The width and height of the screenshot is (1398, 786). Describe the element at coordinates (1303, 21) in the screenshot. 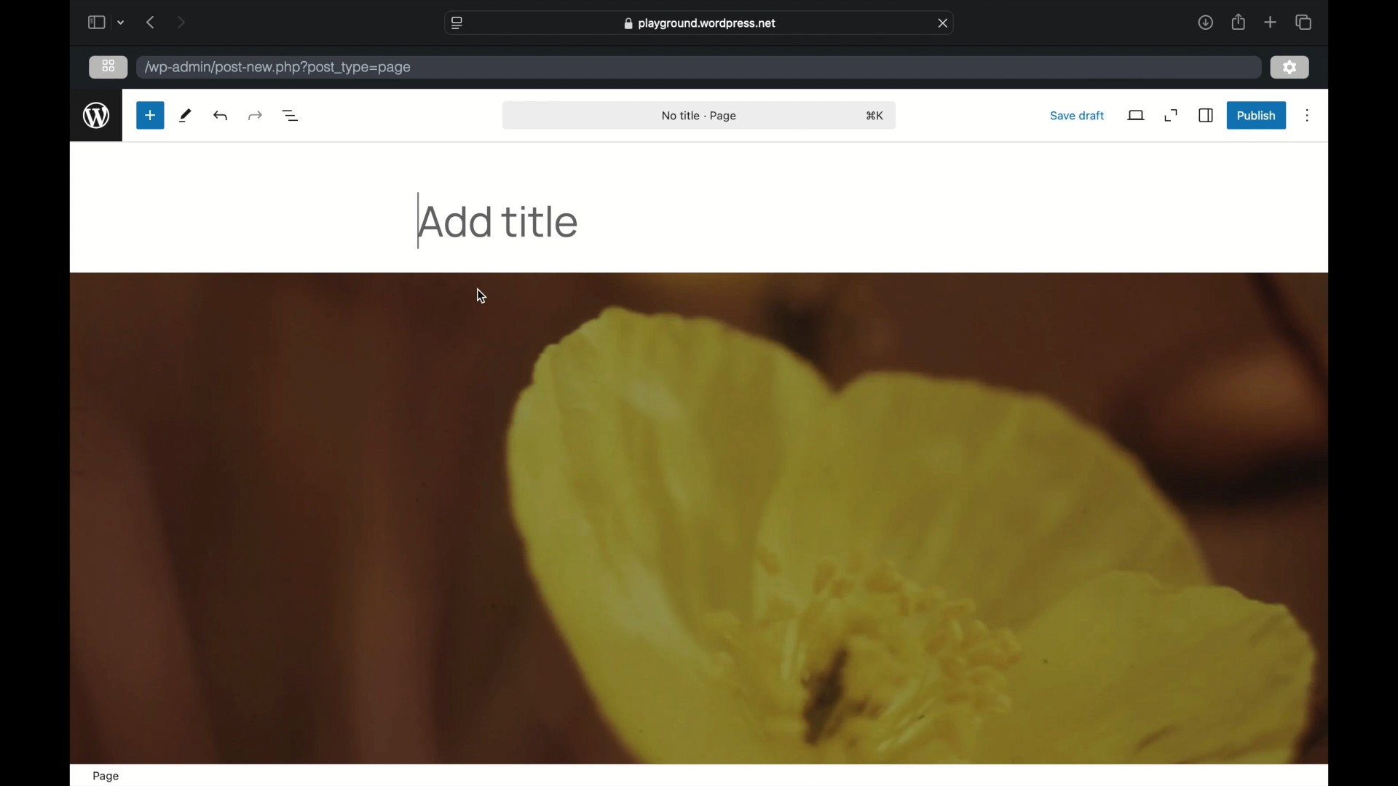

I see `show tab overview` at that location.